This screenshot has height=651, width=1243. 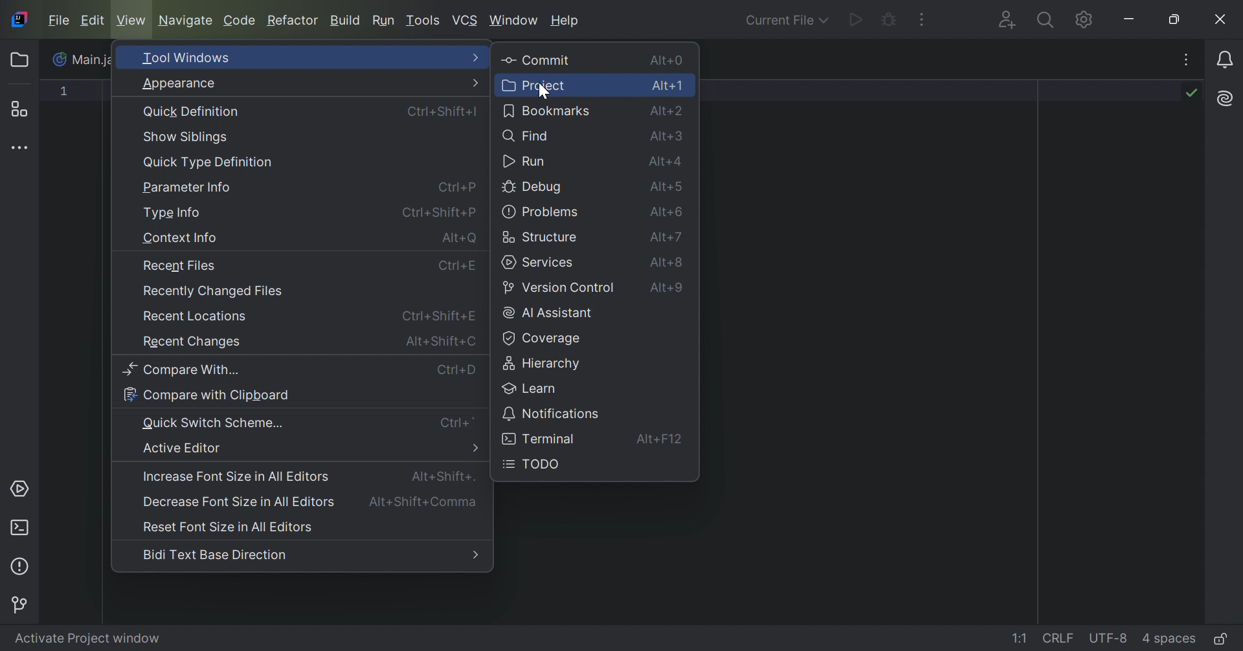 I want to click on Problems, so click(x=23, y=565).